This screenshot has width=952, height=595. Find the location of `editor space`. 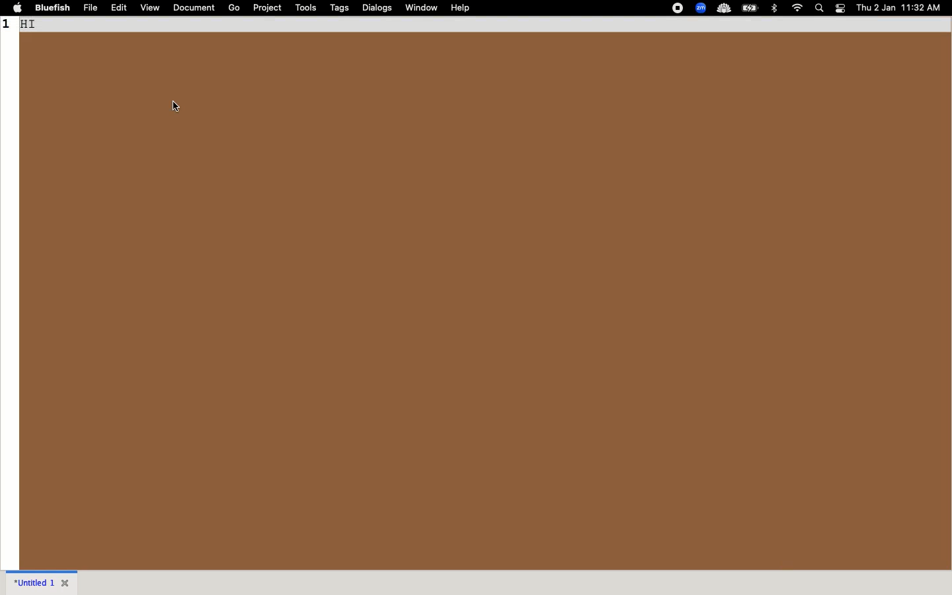

editor space is located at coordinates (484, 301).